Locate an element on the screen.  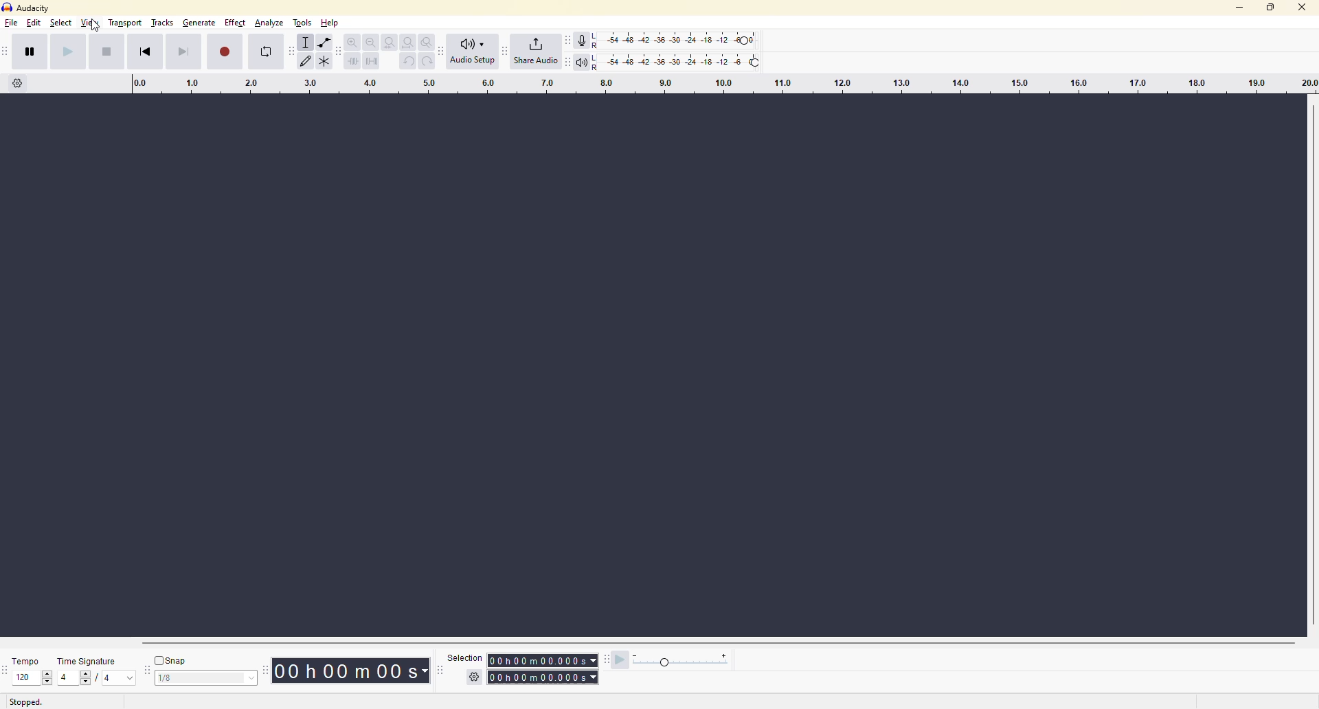
playback levels is located at coordinates (692, 60).